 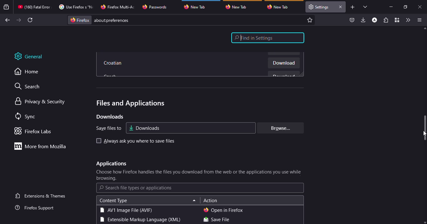 I want to click on search, so click(x=136, y=188).